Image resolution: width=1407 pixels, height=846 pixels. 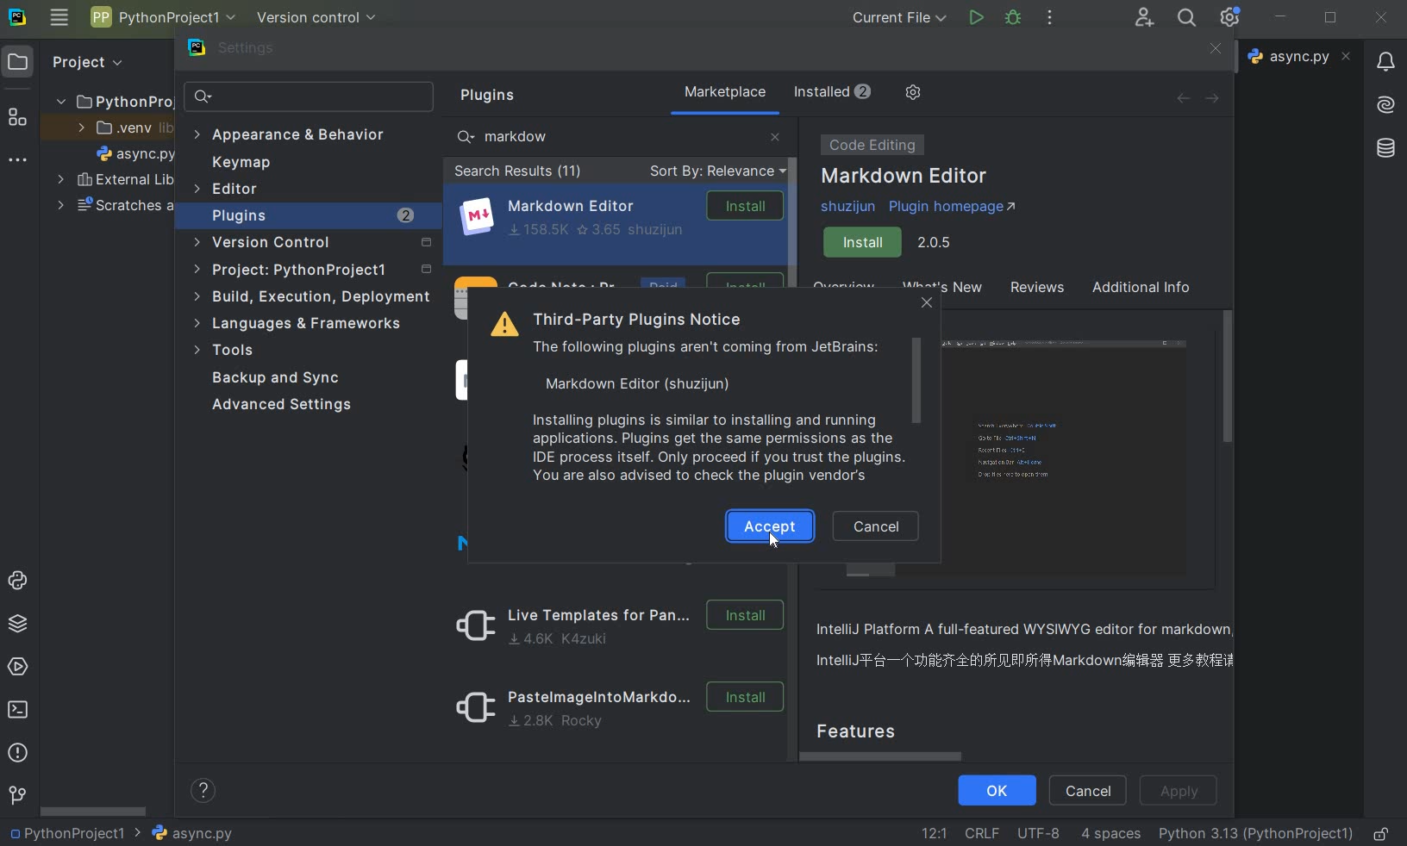 I want to click on scratches and consoles, so click(x=113, y=208).